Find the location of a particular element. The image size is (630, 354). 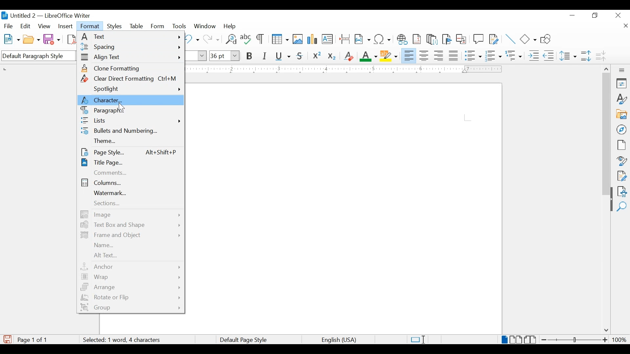

minimize is located at coordinates (573, 15).